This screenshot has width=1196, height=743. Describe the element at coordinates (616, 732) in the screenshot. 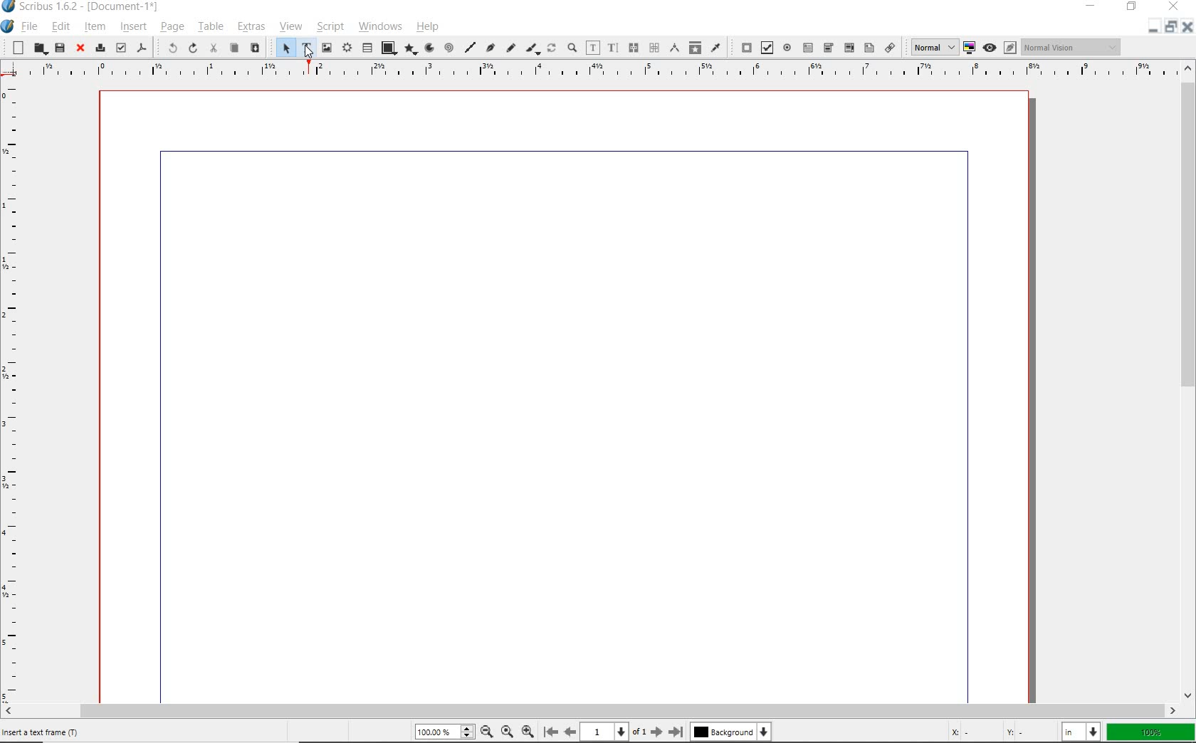

I see `1 of 1` at that location.